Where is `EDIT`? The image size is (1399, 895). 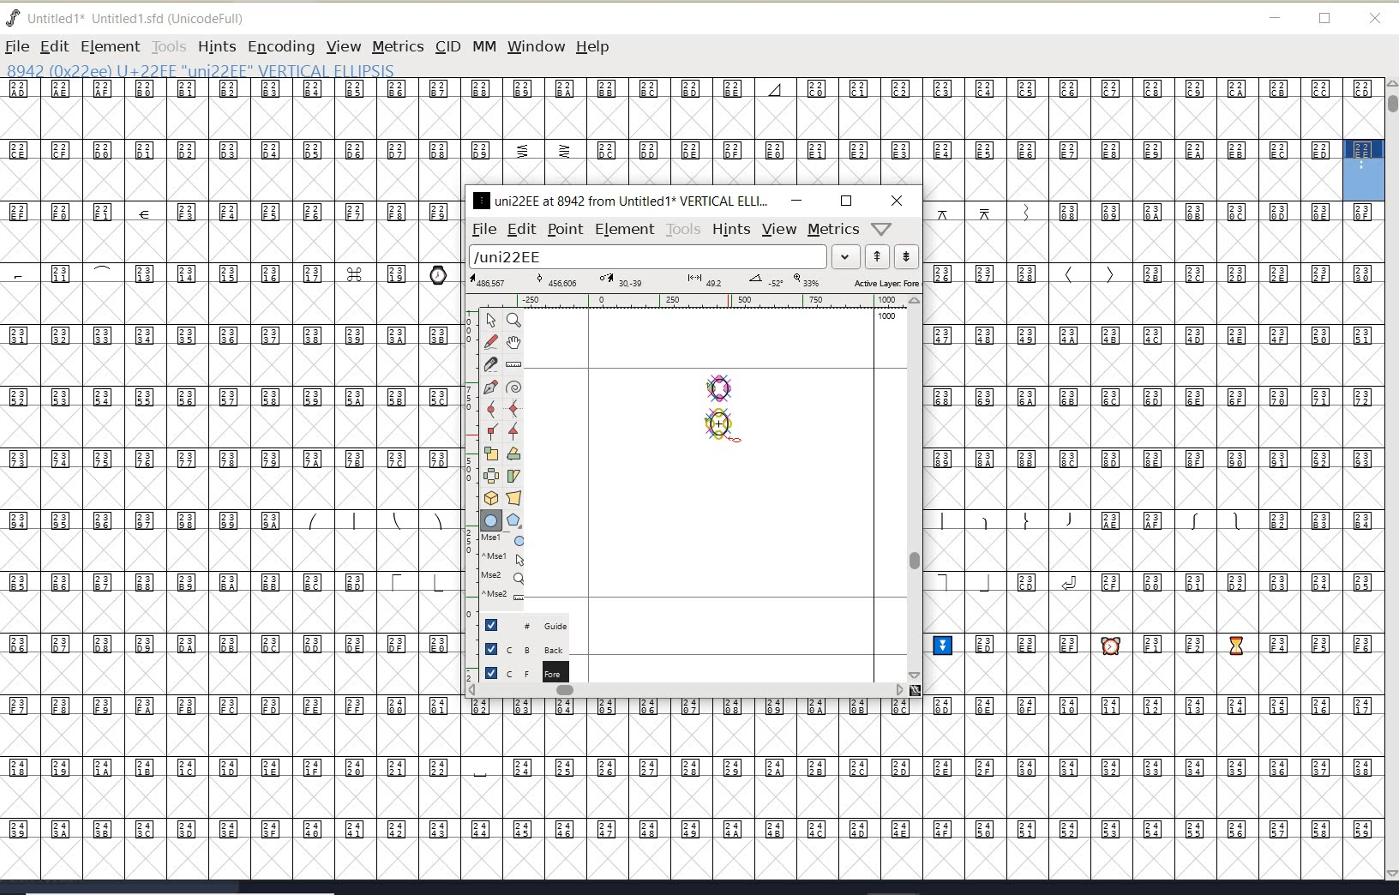
EDIT is located at coordinates (54, 46).